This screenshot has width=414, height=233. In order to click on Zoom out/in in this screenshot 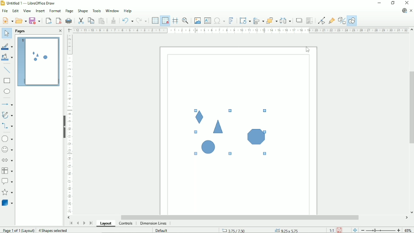, I will do `click(380, 230)`.